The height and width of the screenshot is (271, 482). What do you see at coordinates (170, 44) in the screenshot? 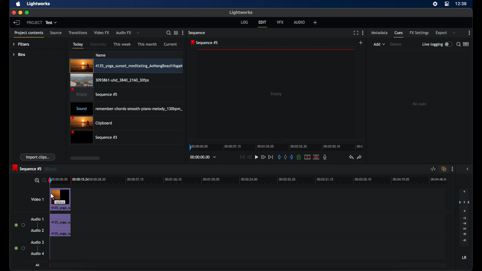
I see `current` at bounding box center [170, 44].